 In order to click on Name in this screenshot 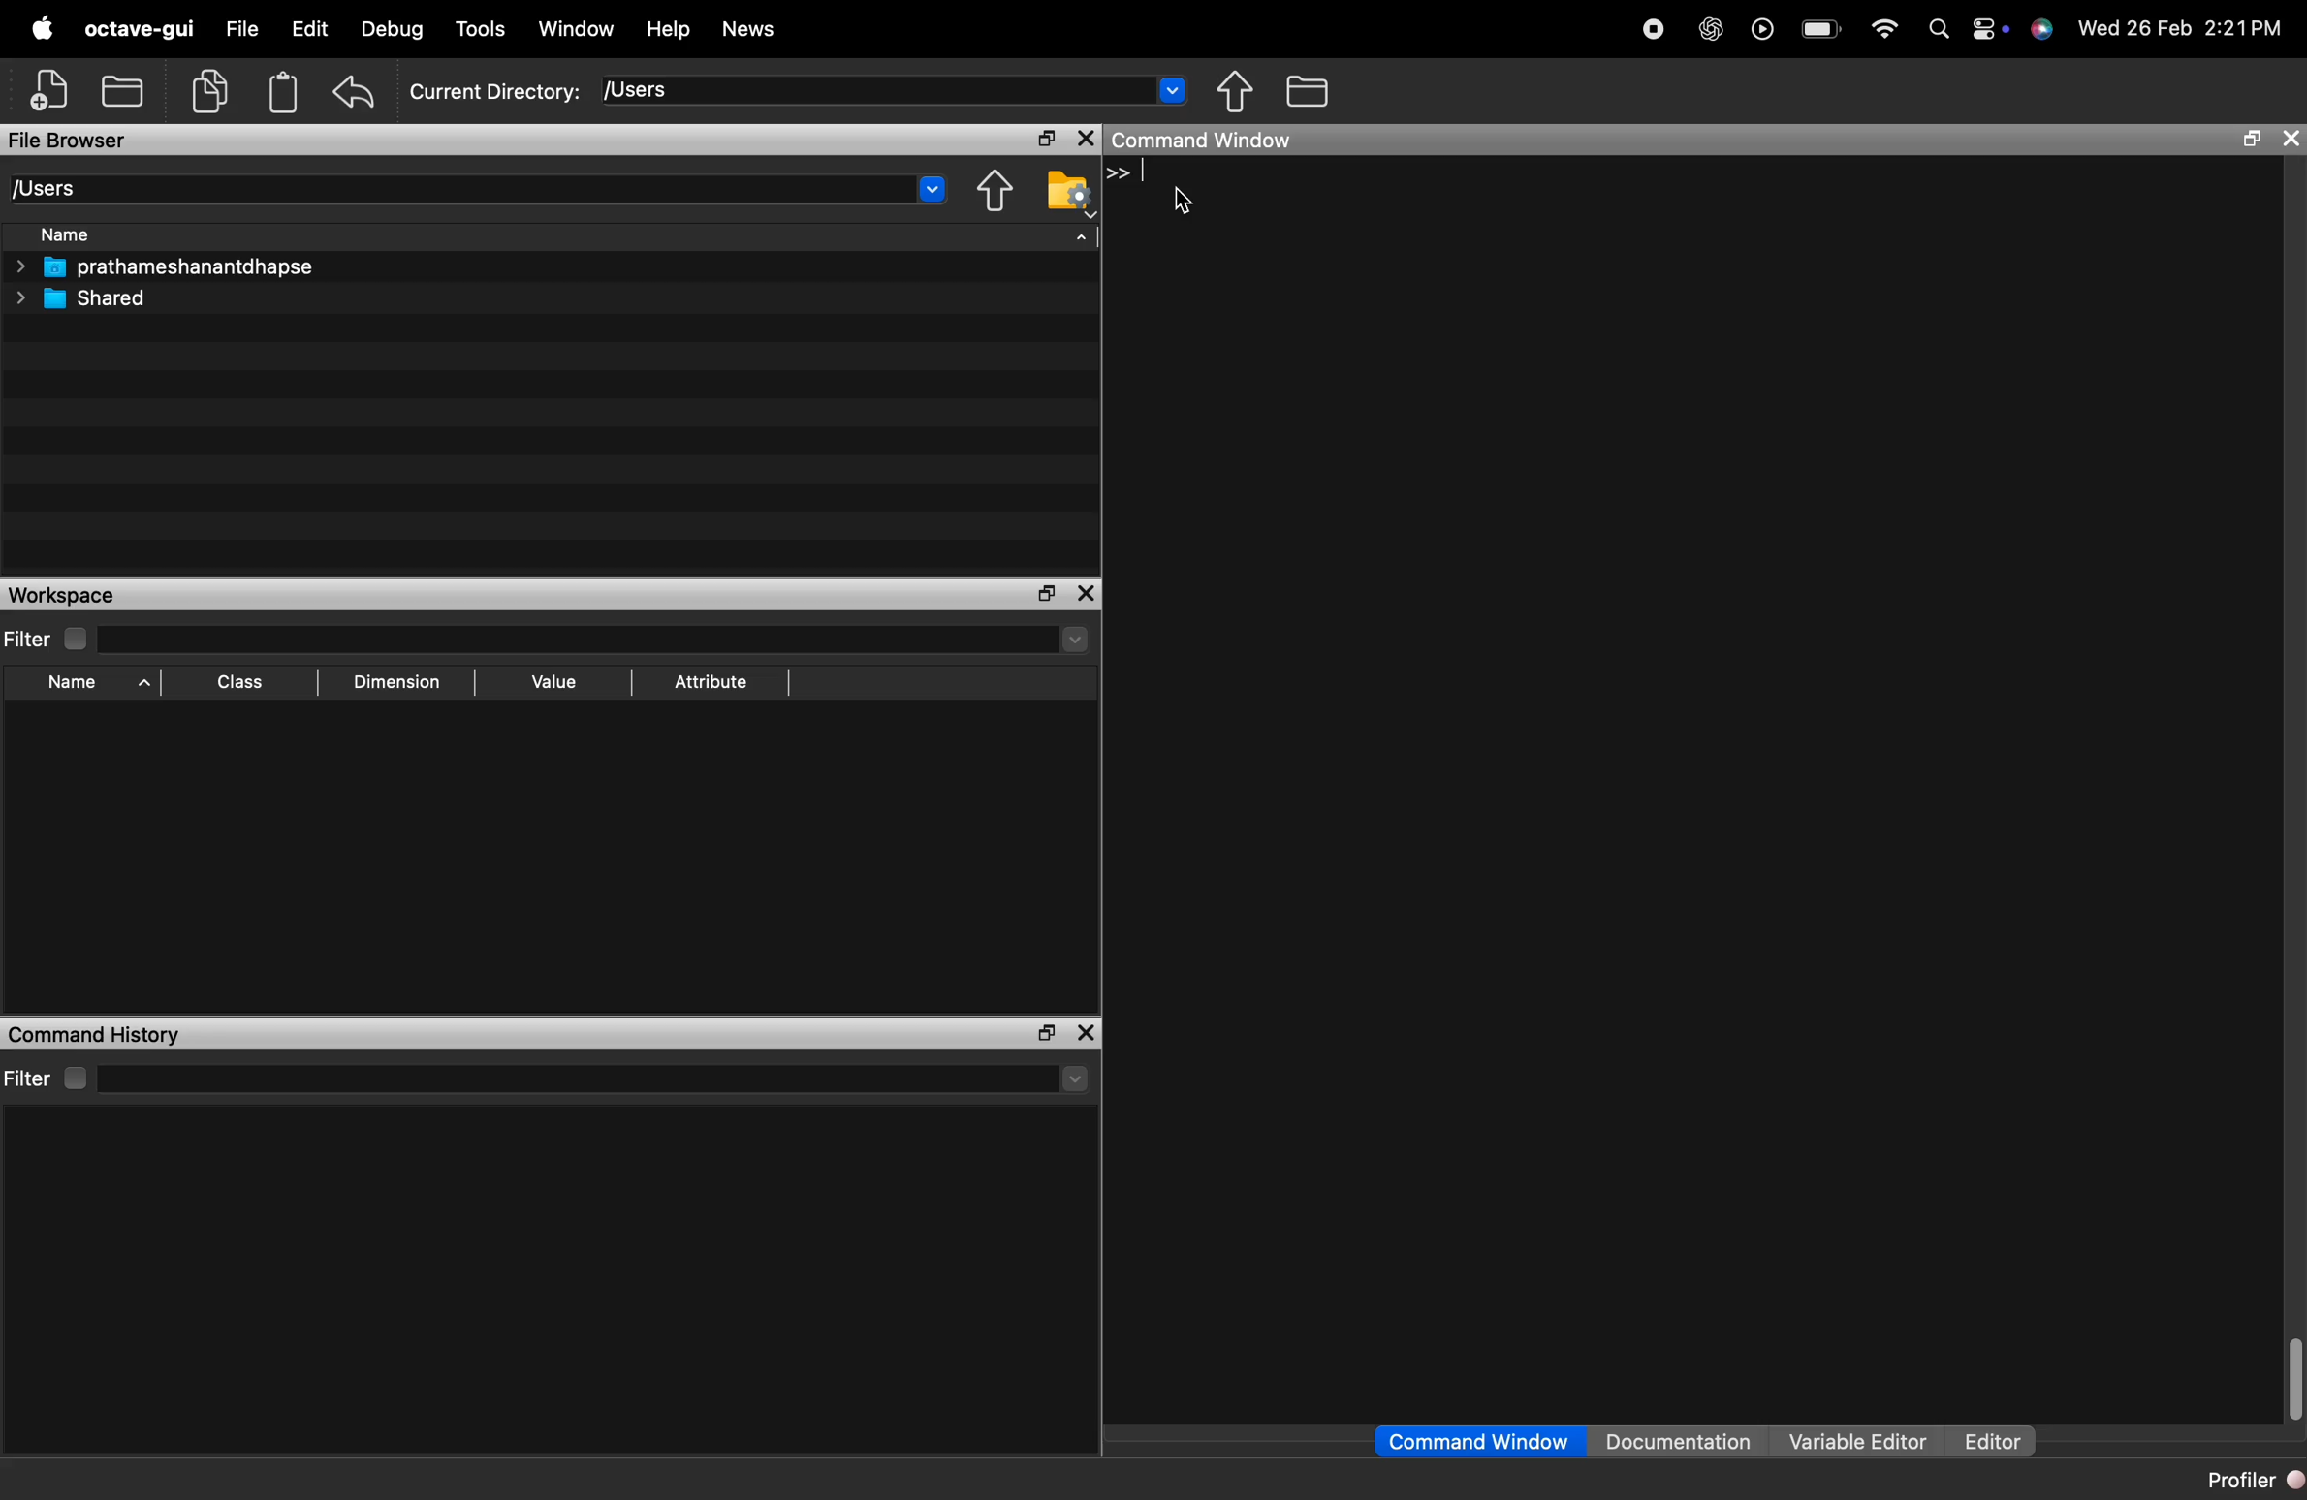, I will do `click(62, 234)`.